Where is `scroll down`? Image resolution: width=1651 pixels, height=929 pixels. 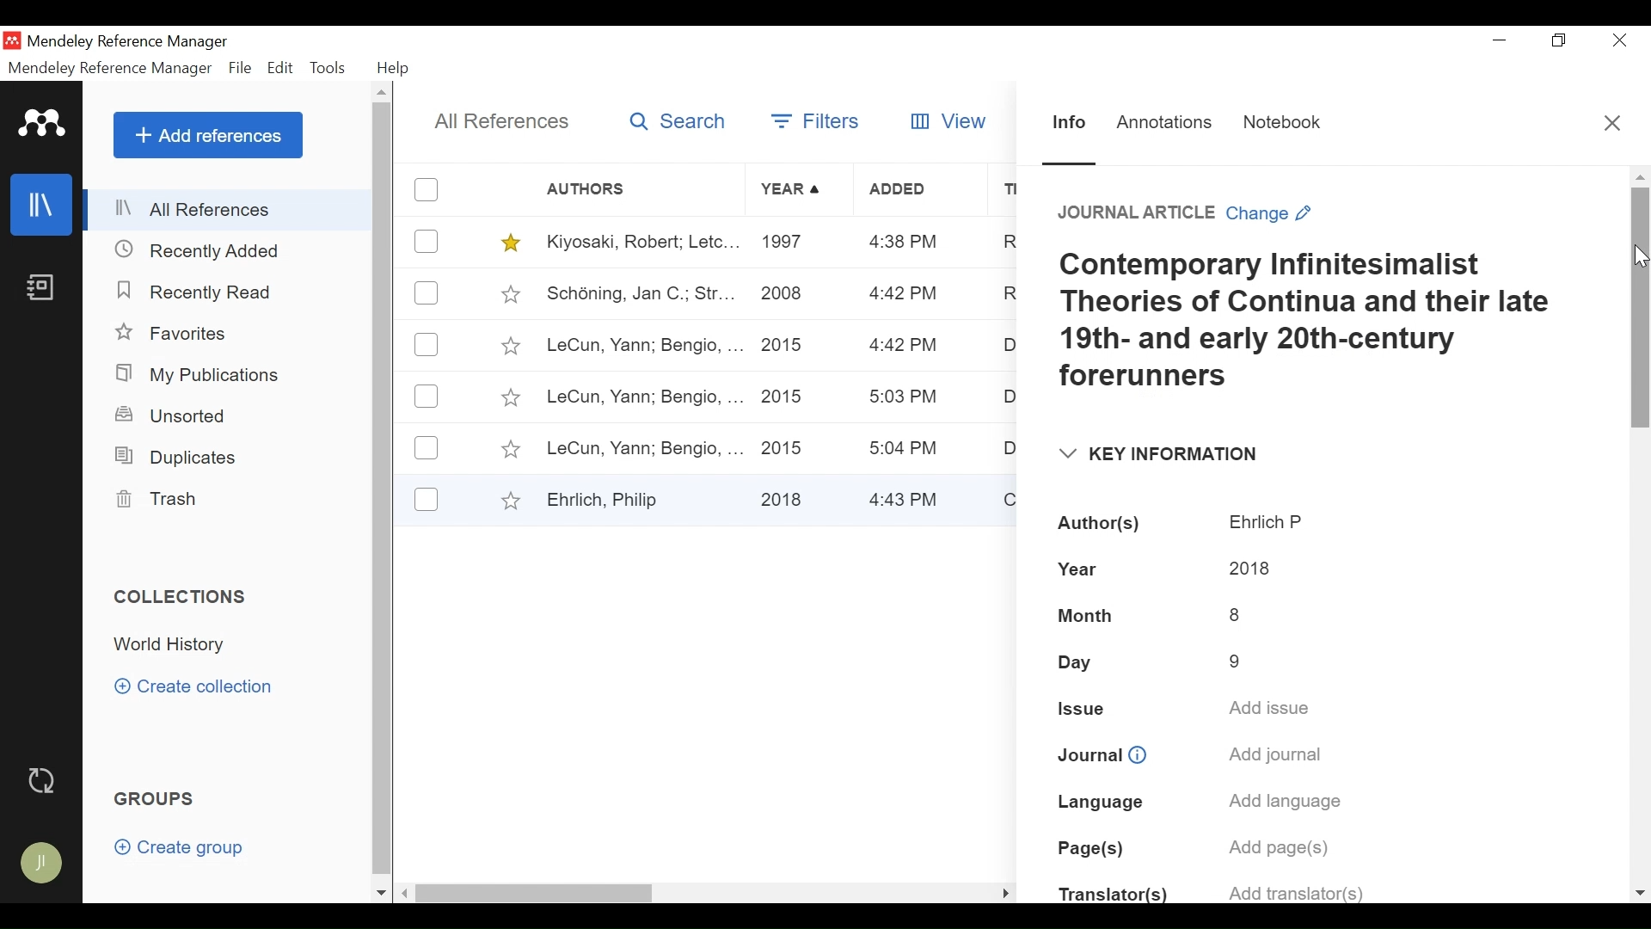 scroll down is located at coordinates (1639, 892).